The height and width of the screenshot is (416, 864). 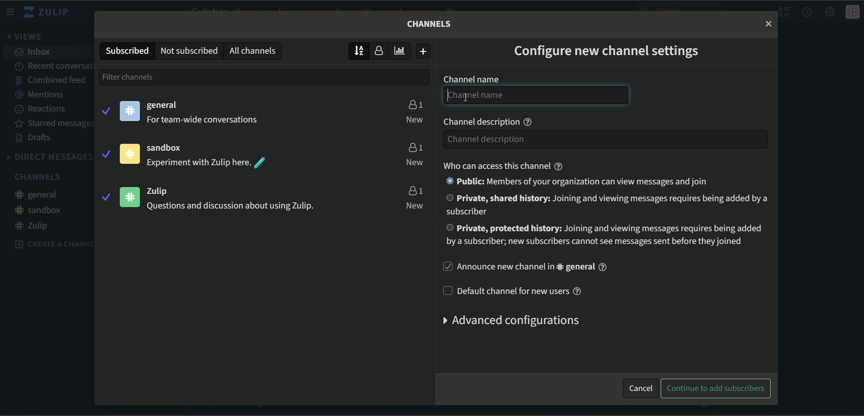 I want to click on #zulip, so click(x=35, y=226).